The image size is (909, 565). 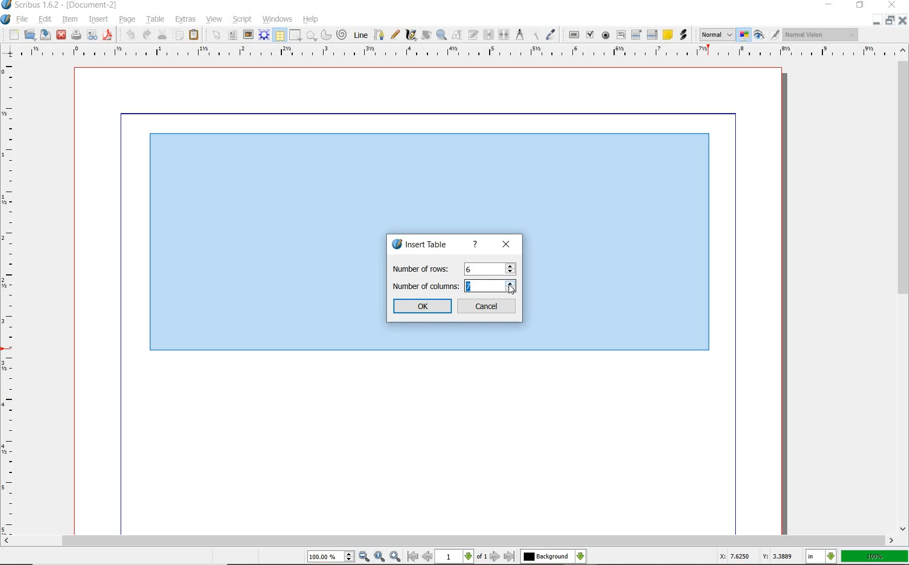 I want to click on edit, so click(x=45, y=20).